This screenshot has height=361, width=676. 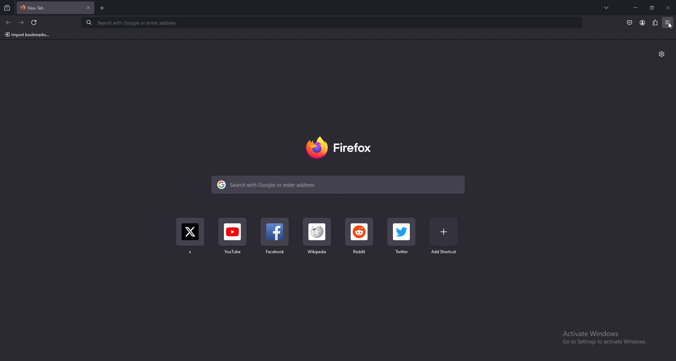 What do you see at coordinates (27, 35) in the screenshot?
I see `import bookmarks` at bounding box center [27, 35].